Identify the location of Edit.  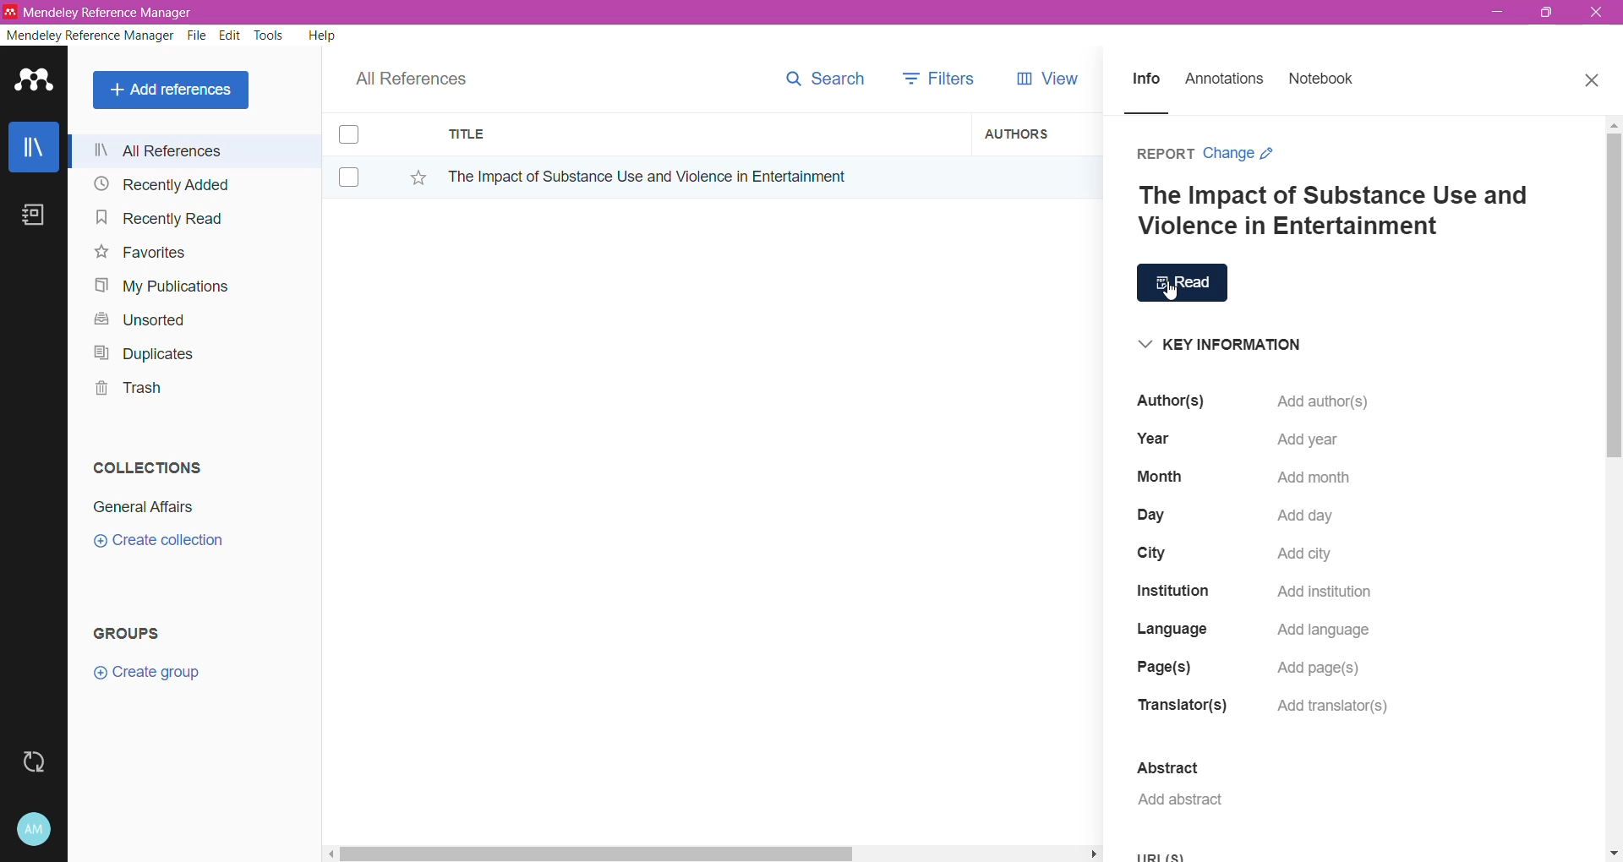
(231, 34).